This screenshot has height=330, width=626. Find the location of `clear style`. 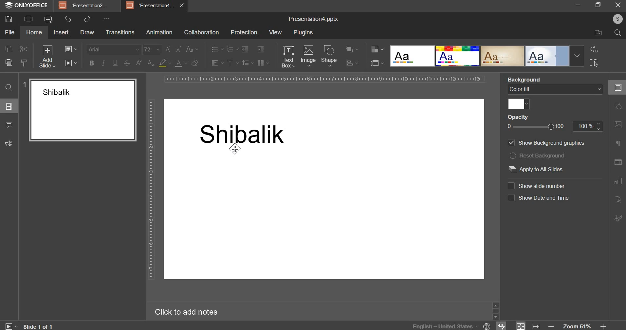

clear style is located at coordinates (195, 63).